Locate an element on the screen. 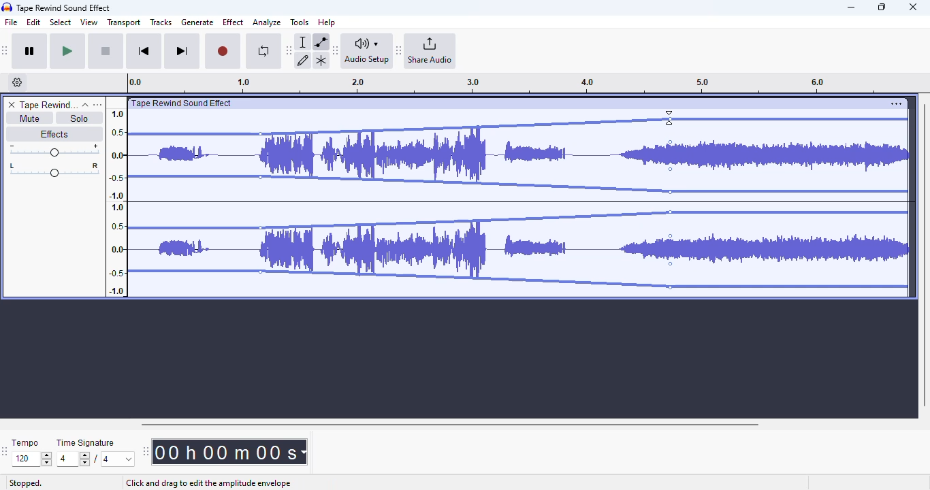  Control point is located at coordinates (671, 142).